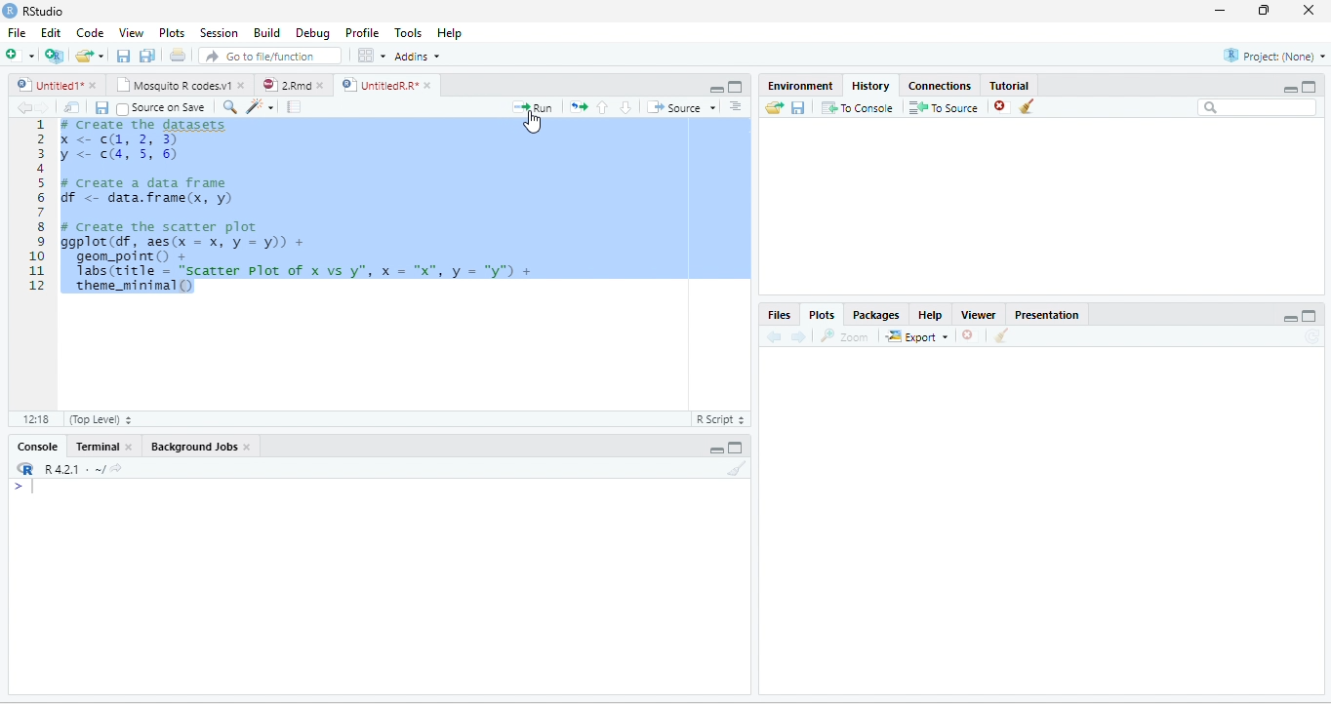  Describe the element at coordinates (722, 419) in the screenshot. I see `R Script` at that location.